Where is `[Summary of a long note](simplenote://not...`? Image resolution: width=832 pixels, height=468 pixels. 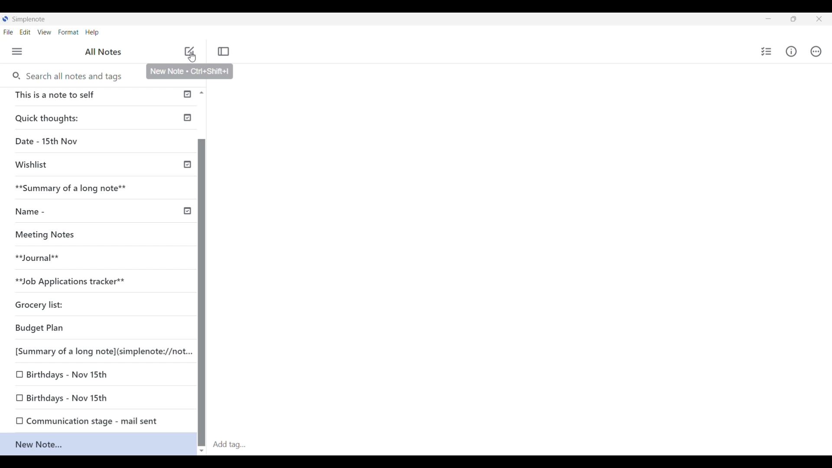 [Summary of a long note](simplenote://not... is located at coordinates (101, 351).